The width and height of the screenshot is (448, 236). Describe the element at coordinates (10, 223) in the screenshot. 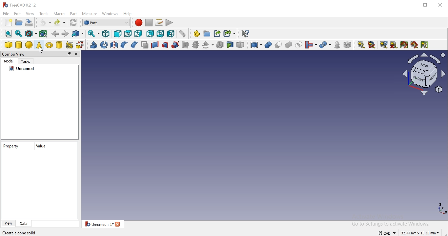

I see `view` at that location.